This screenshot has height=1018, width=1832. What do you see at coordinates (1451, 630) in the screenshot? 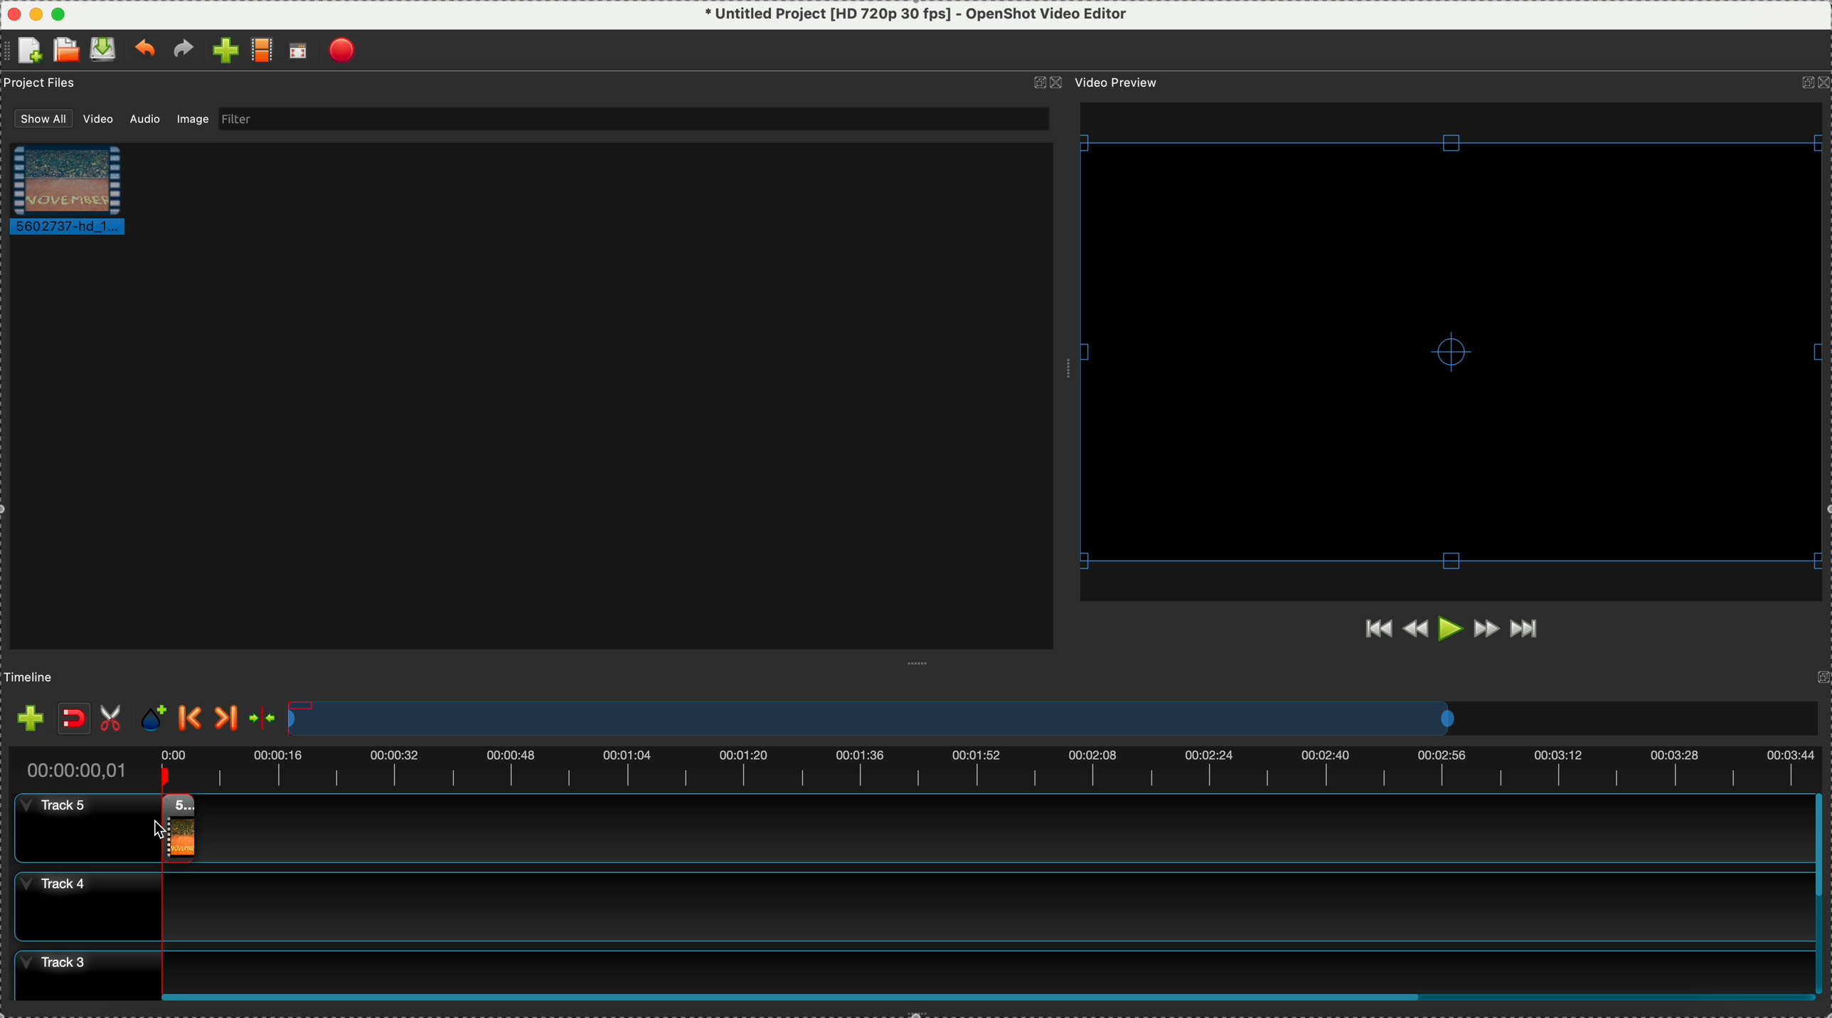
I see `play` at bounding box center [1451, 630].